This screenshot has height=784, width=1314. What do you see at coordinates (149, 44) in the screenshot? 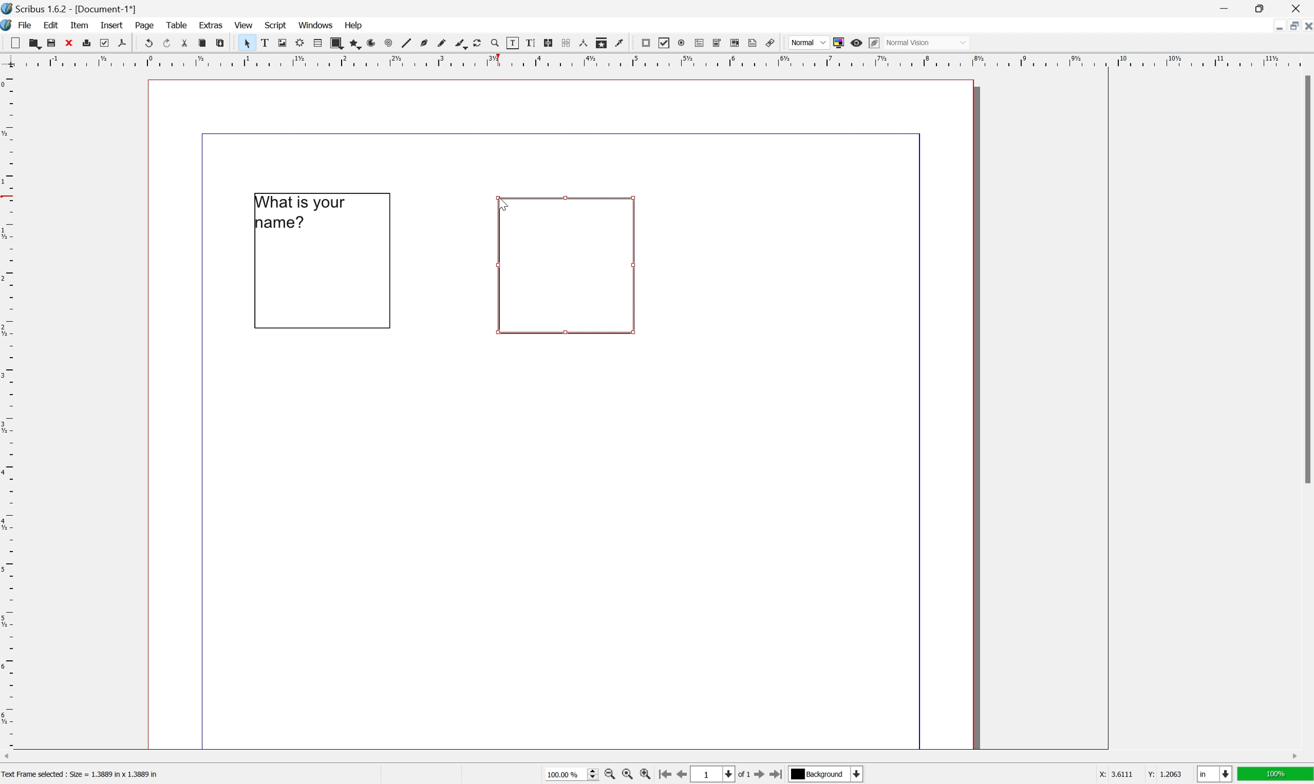
I see `undo` at bounding box center [149, 44].